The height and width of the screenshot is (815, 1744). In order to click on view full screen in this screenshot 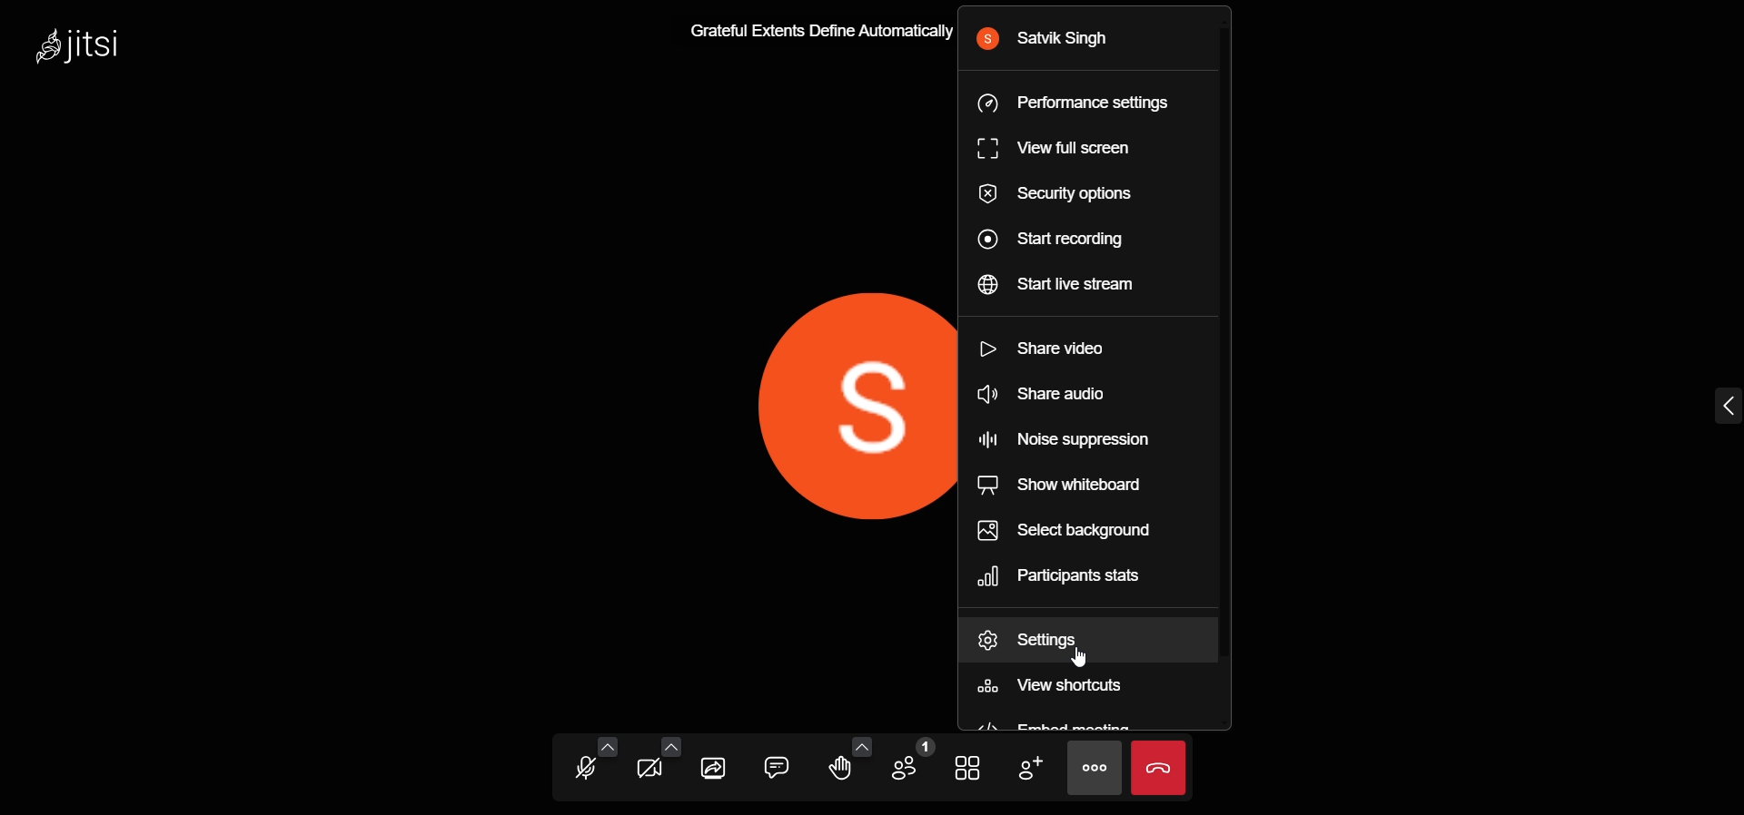, I will do `click(1052, 147)`.